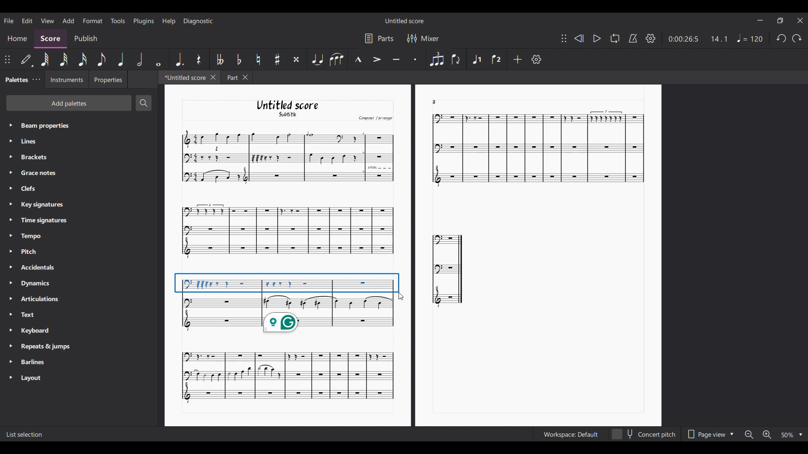  What do you see at coordinates (15, 79) in the screenshot?
I see `Palettes ` at bounding box center [15, 79].